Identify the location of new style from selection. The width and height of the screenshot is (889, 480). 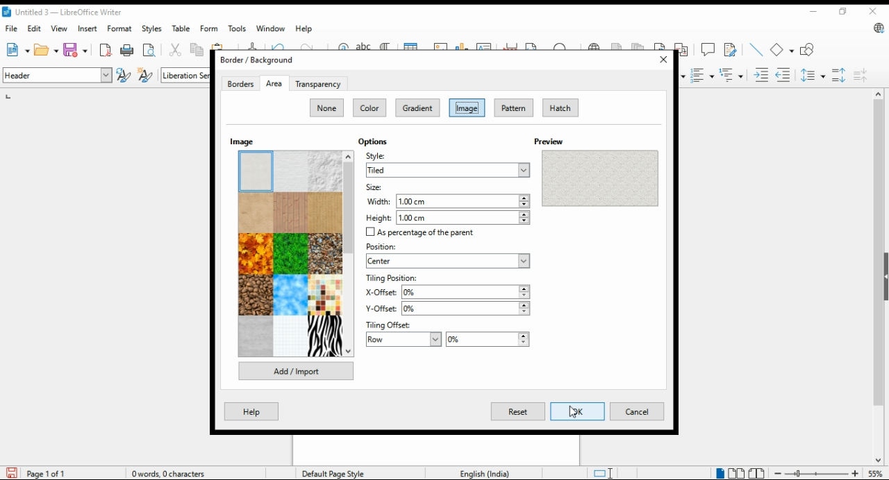
(147, 76).